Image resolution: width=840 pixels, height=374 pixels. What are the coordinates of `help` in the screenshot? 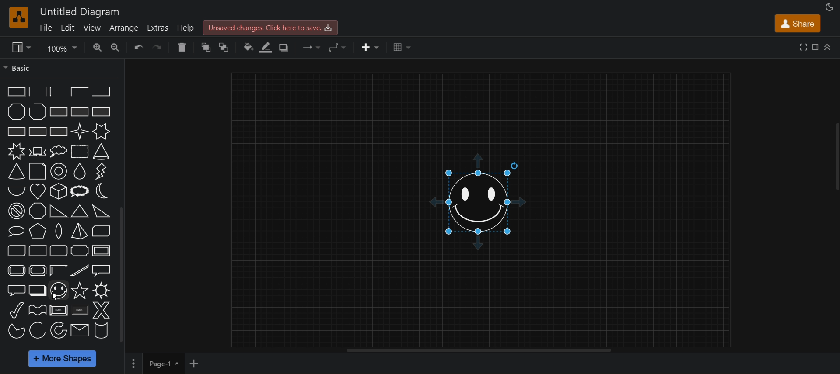 It's located at (187, 28).